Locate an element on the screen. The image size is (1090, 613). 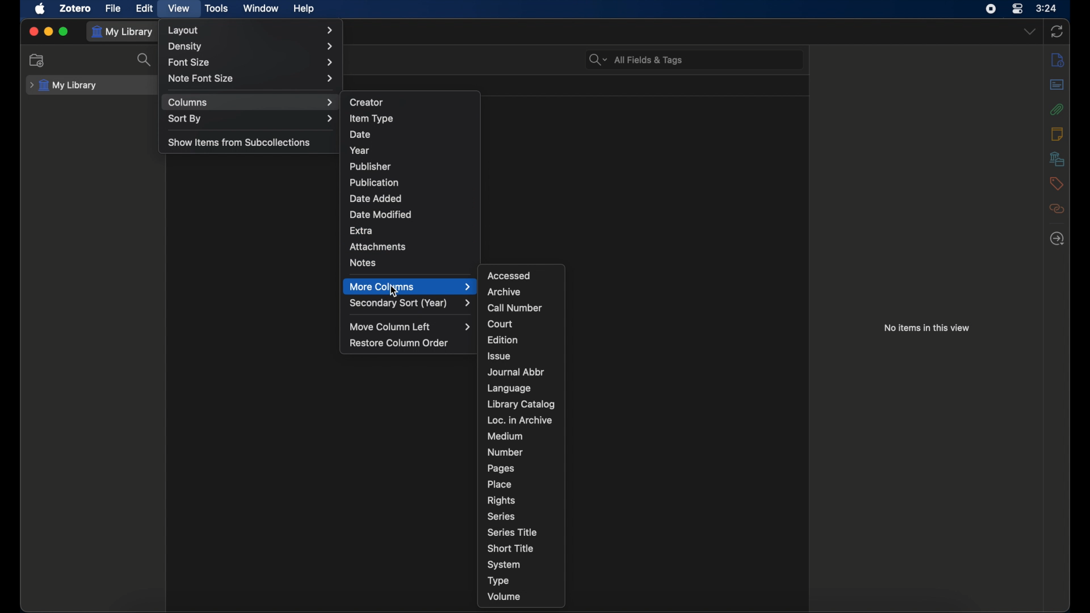
notes is located at coordinates (1057, 133).